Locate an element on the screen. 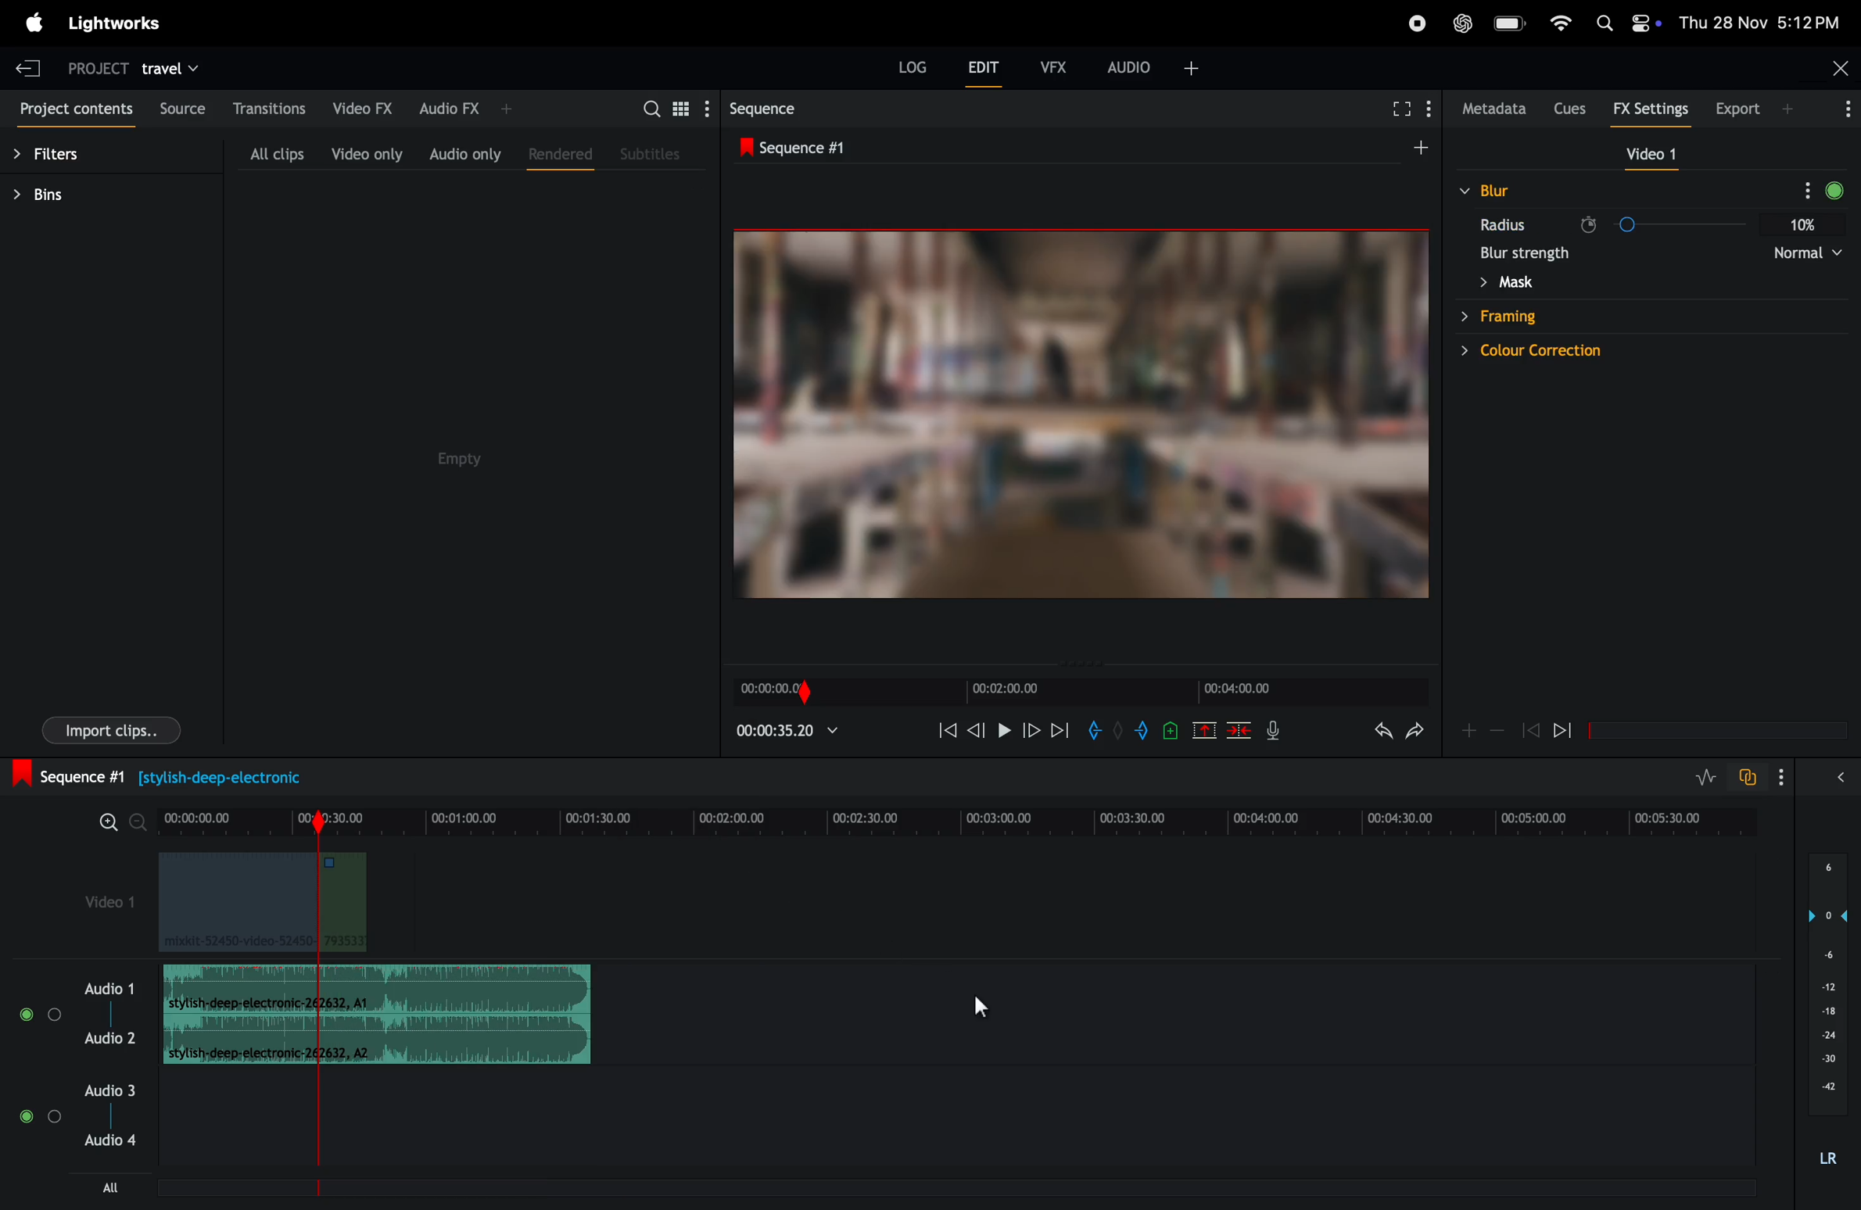  all clips is located at coordinates (275, 152).